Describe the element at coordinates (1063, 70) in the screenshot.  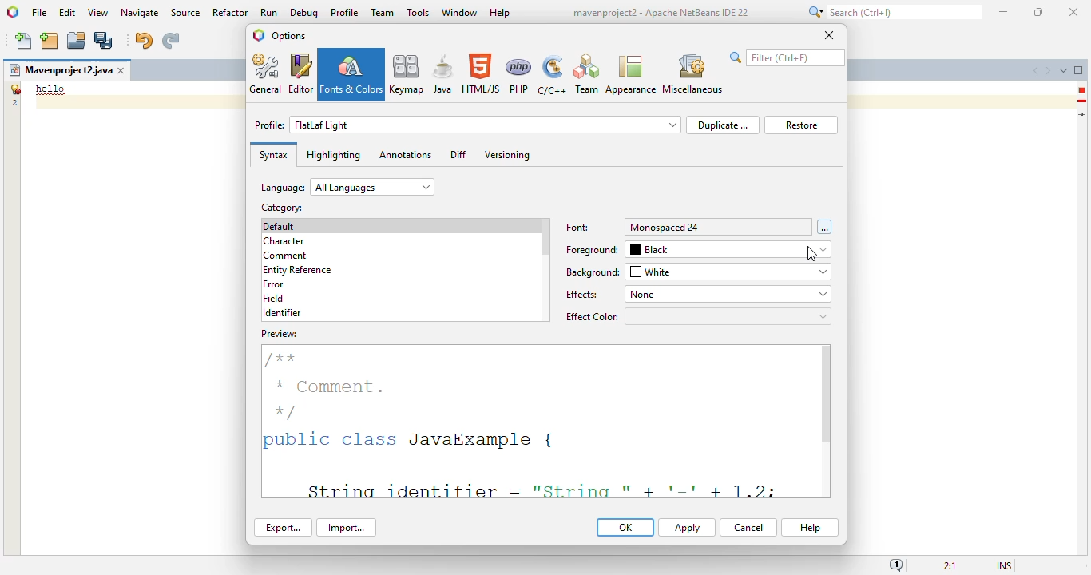
I see `show opened documents list` at that location.